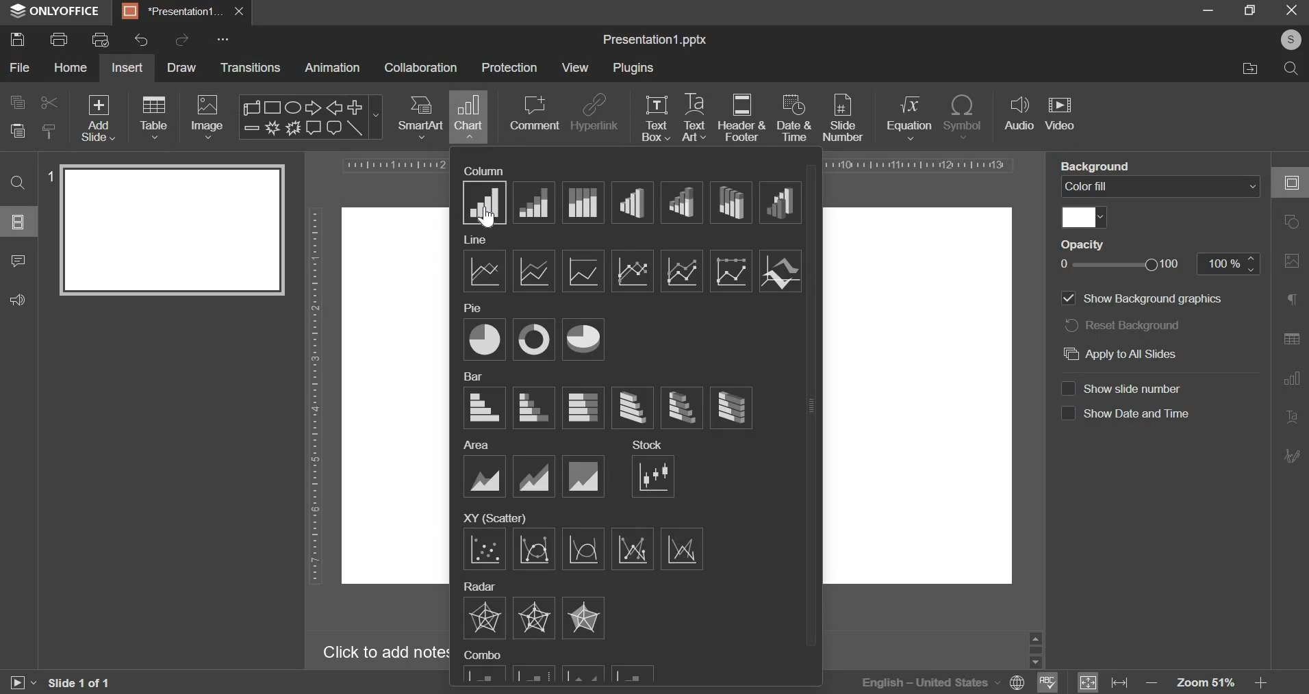 The image size is (1309, 694). I want to click on opacity, so click(1086, 245).